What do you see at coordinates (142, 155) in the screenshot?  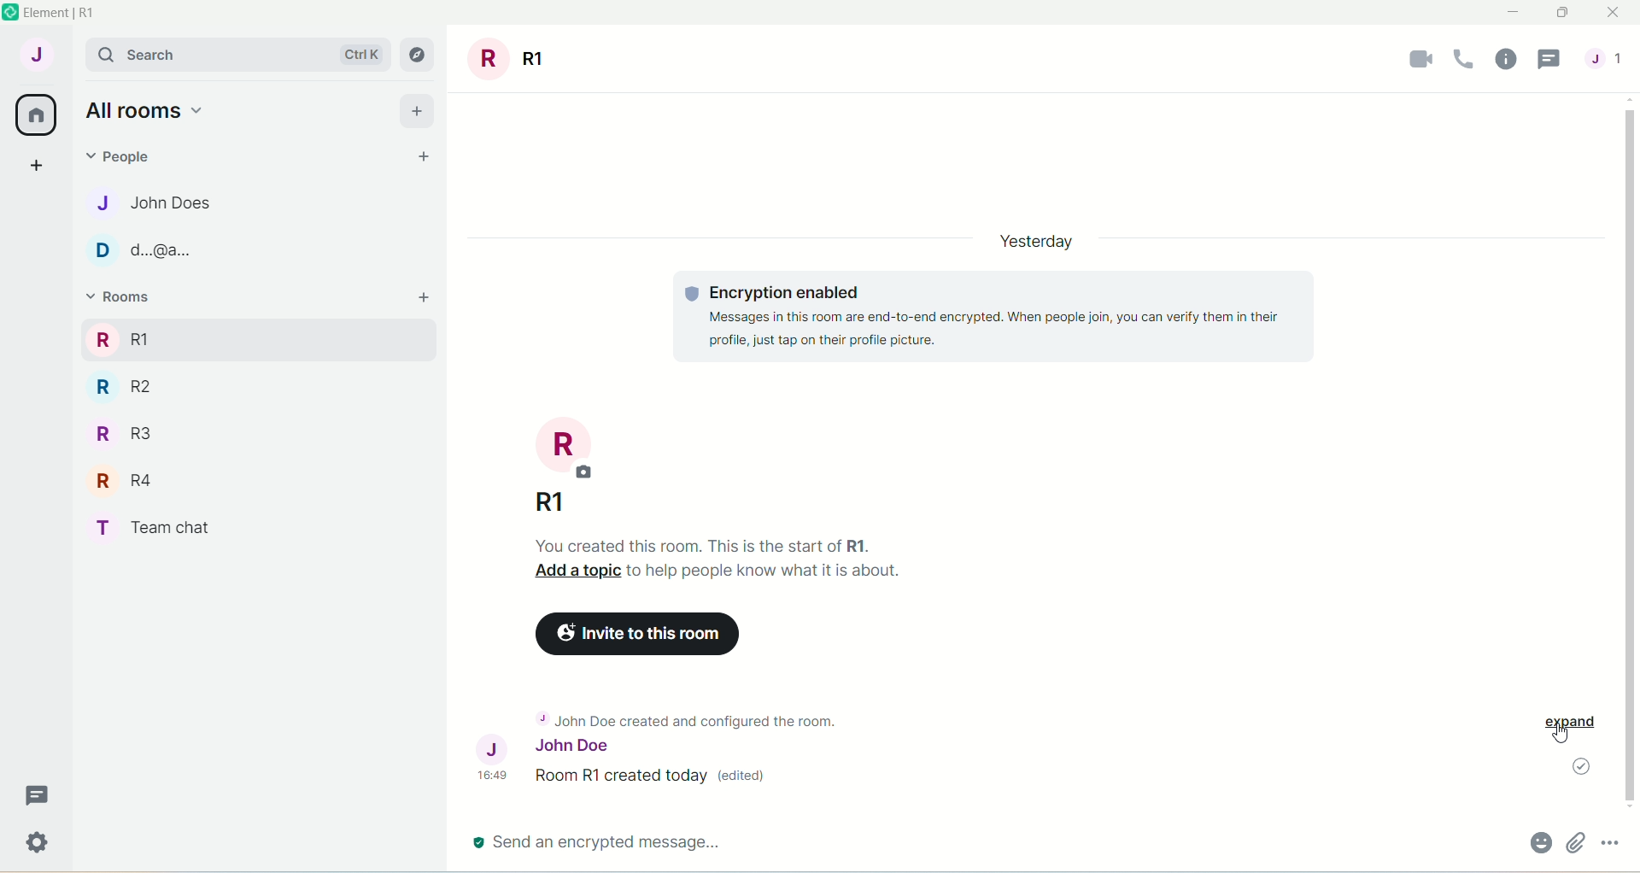 I see `People` at bounding box center [142, 155].